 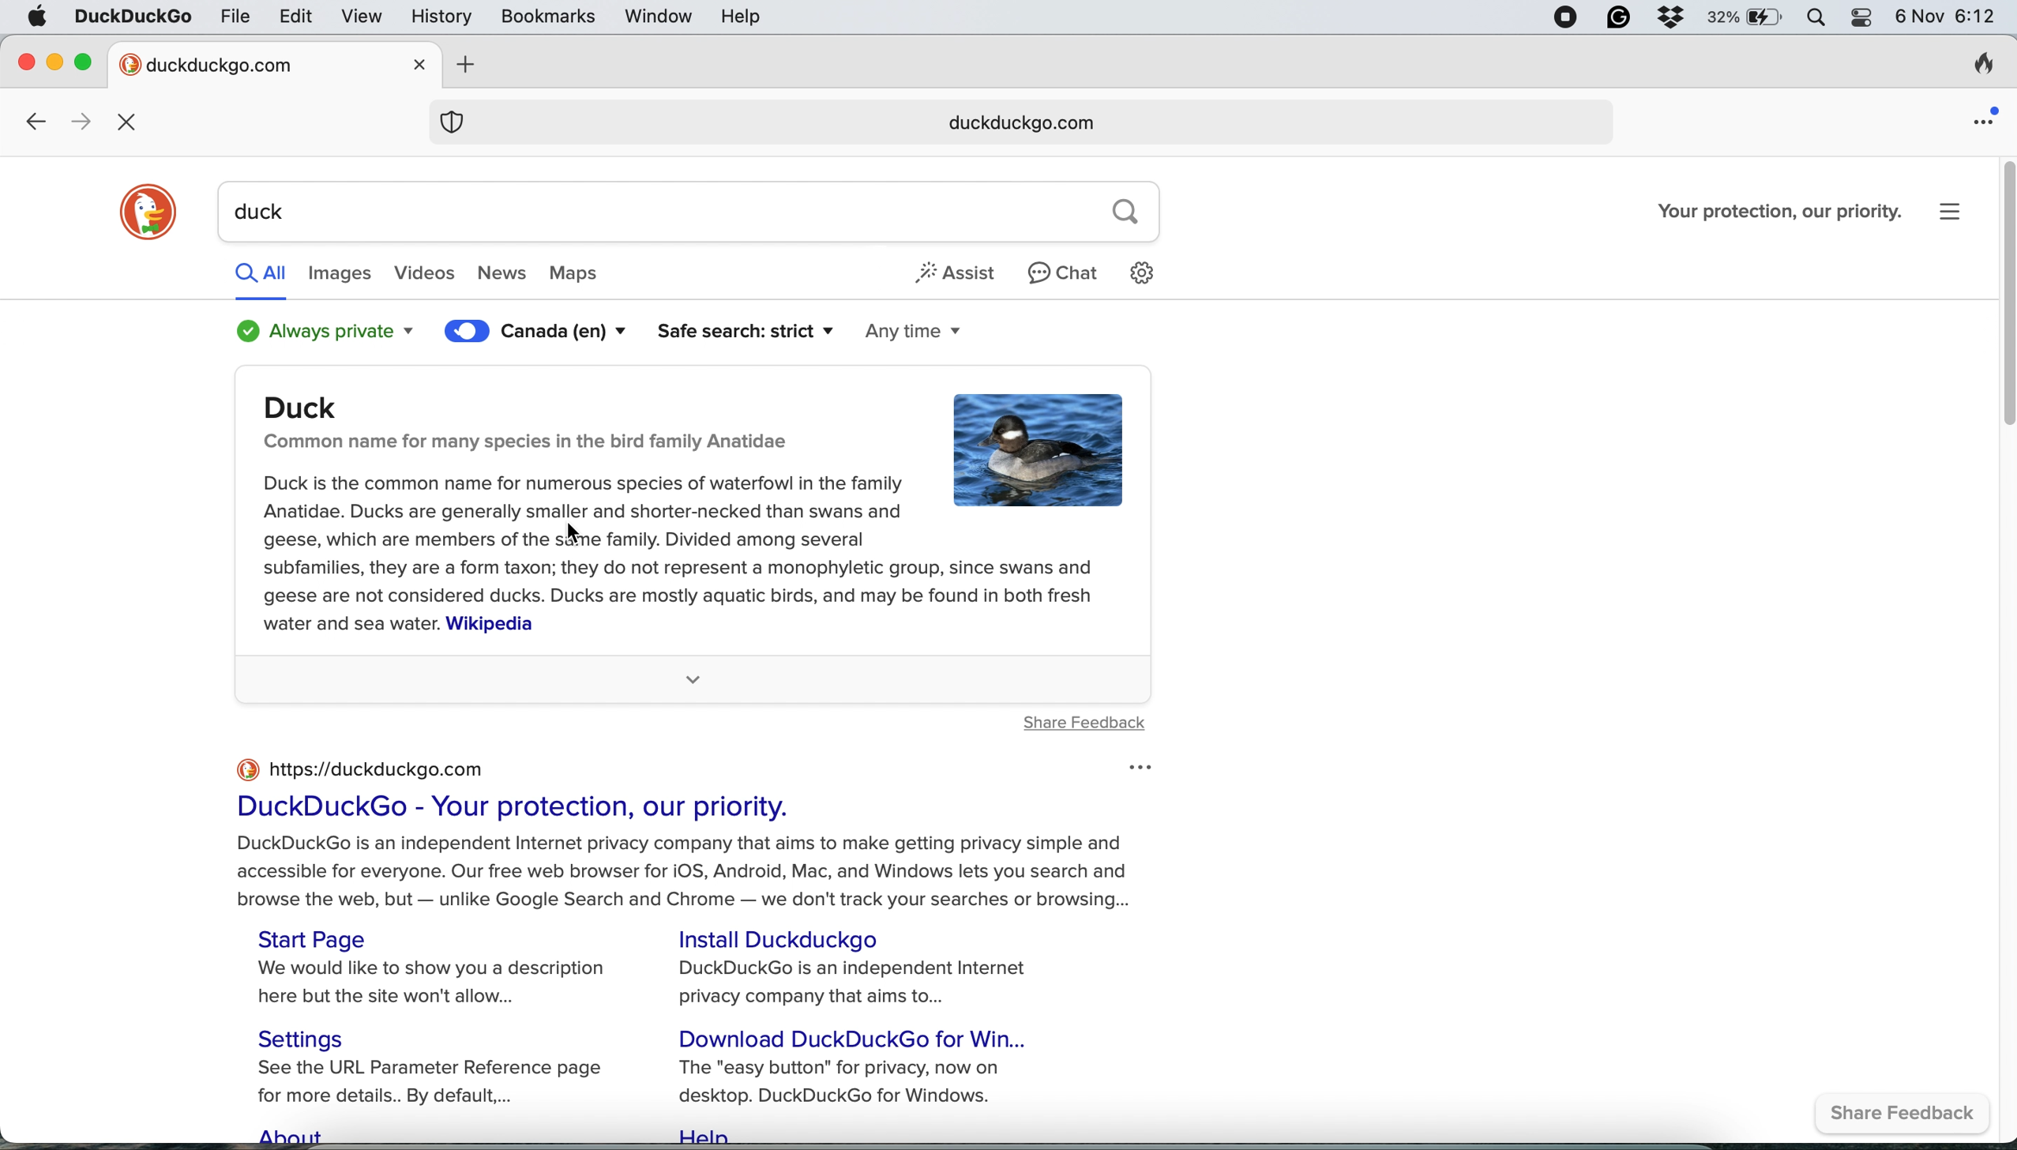 I want to click on go back, so click(x=35, y=123).